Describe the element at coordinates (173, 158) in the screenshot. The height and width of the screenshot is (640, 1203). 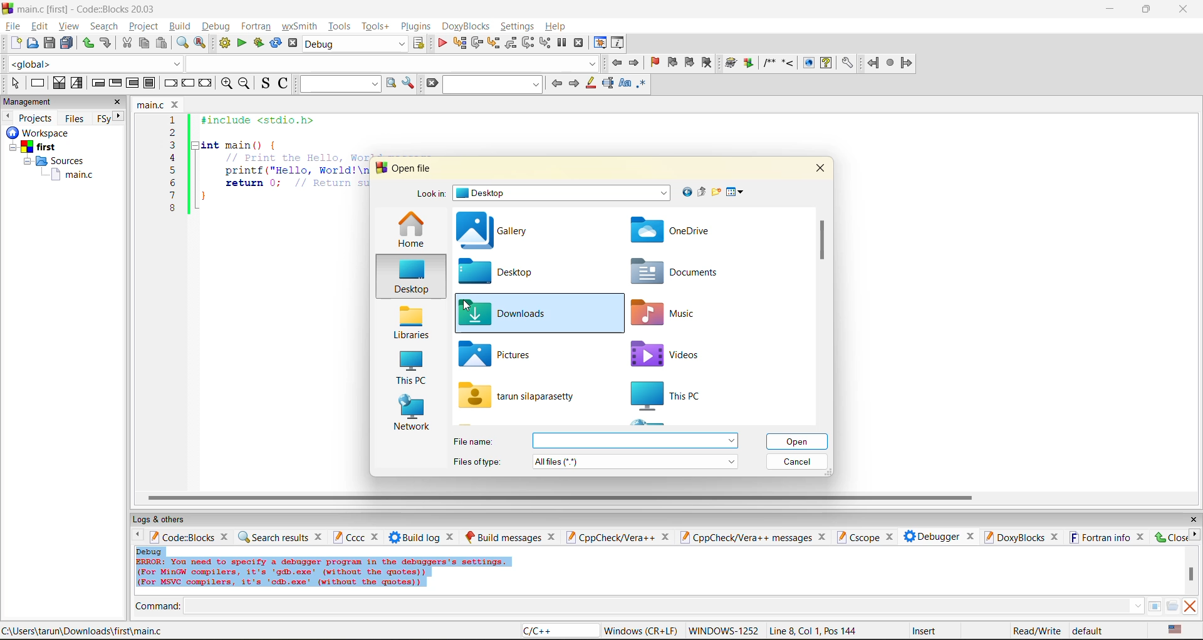
I see `4` at that location.